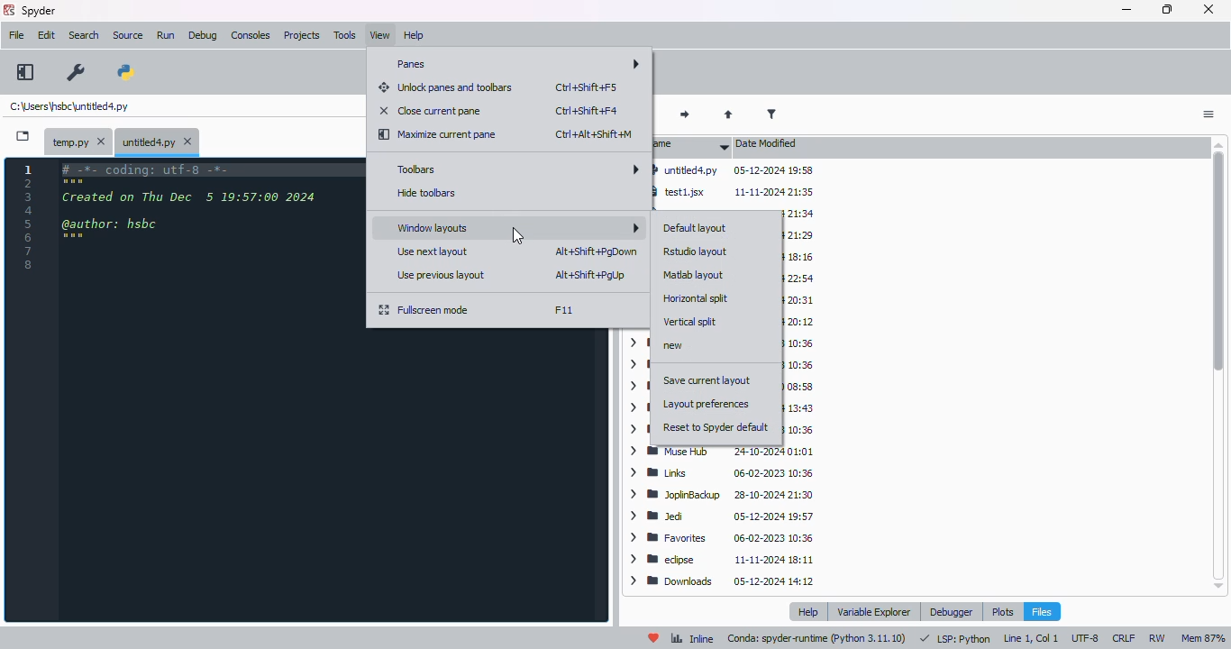 This screenshot has height=649, width=1231. Describe the element at coordinates (767, 142) in the screenshot. I see `date modified` at that location.